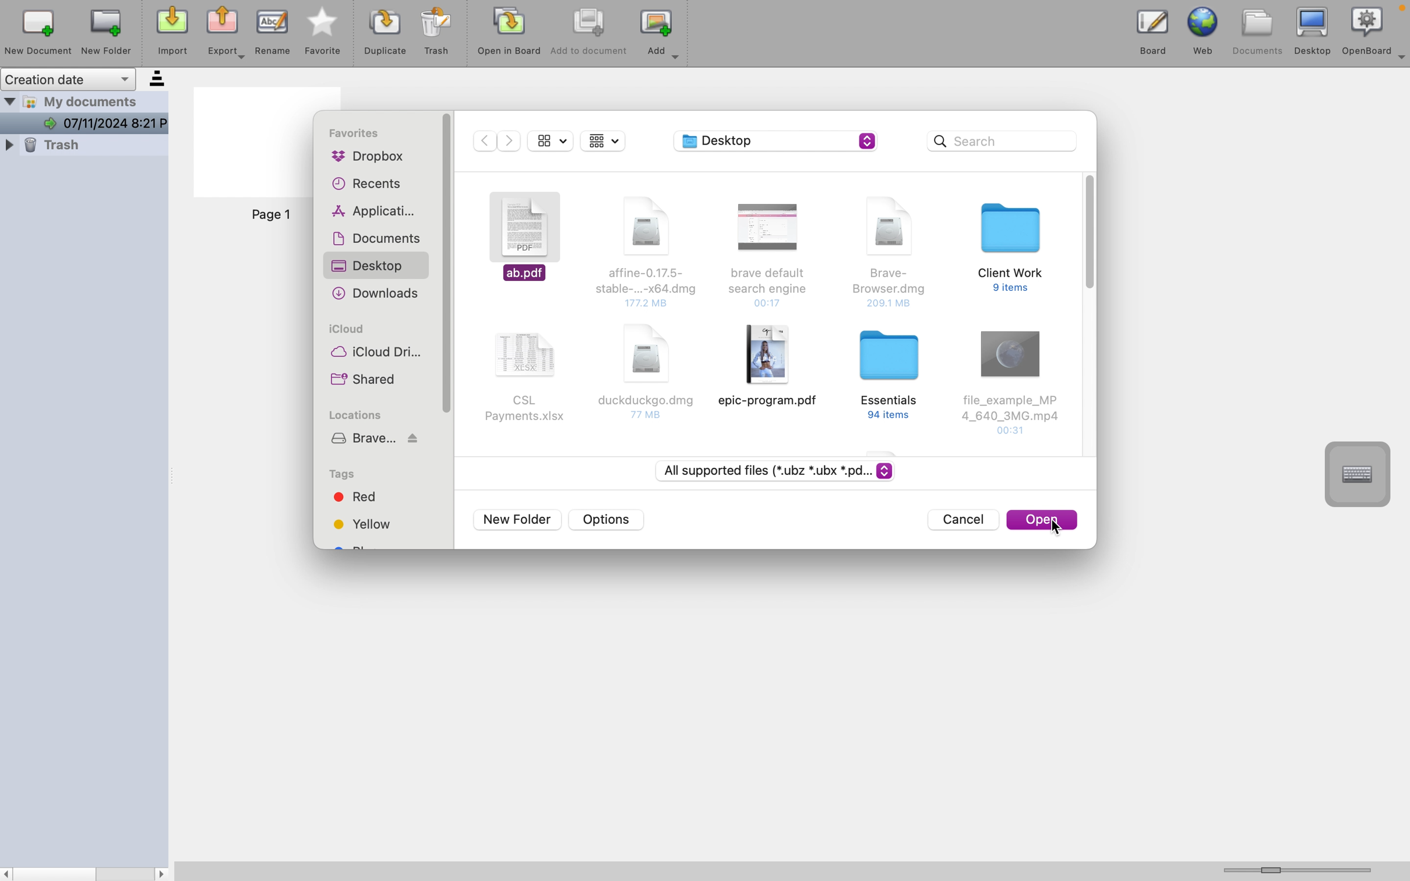 The height and width of the screenshot is (881, 1410). What do you see at coordinates (105, 31) in the screenshot?
I see `new folder` at bounding box center [105, 31].